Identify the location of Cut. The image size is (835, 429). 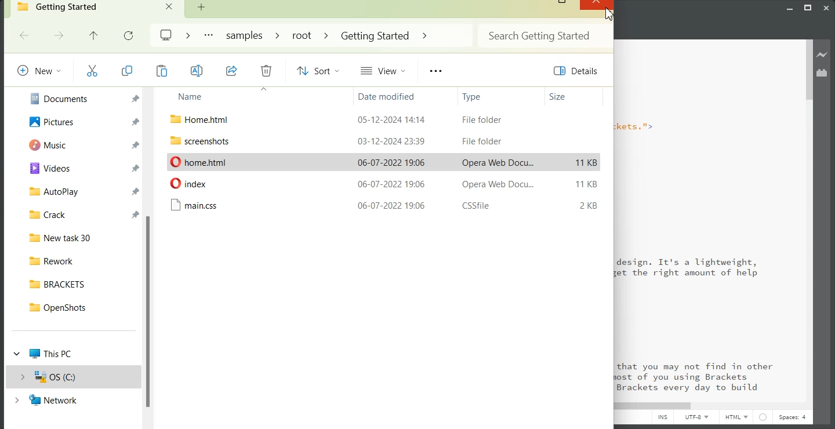
(92, 71).